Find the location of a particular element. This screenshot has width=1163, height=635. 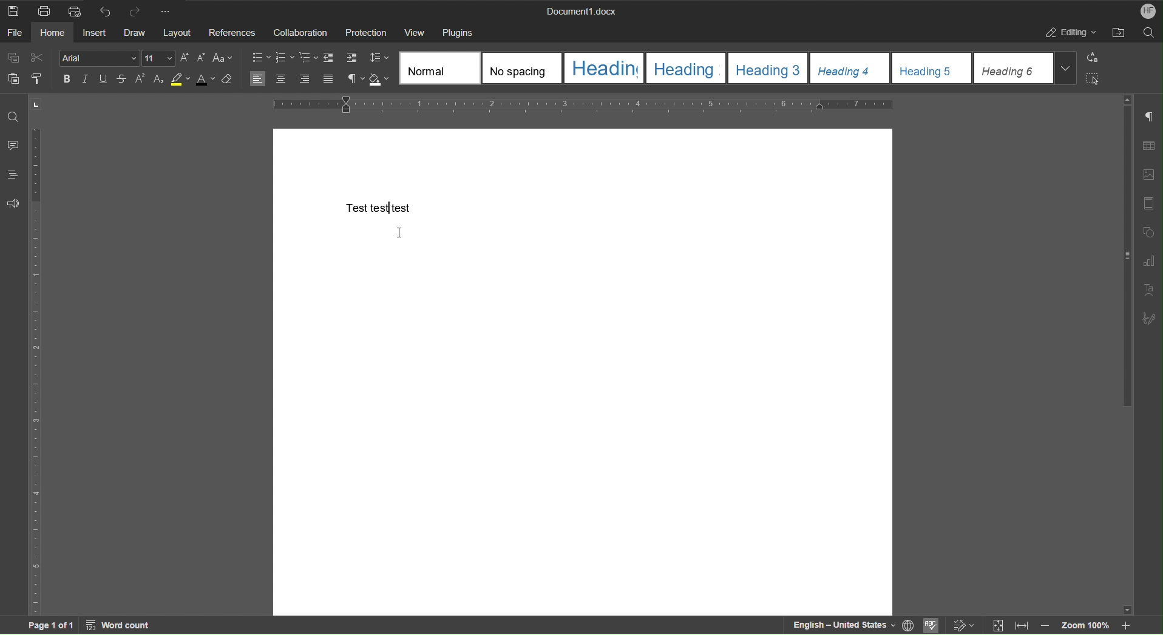

Insert is located at coordinates (98, 32).